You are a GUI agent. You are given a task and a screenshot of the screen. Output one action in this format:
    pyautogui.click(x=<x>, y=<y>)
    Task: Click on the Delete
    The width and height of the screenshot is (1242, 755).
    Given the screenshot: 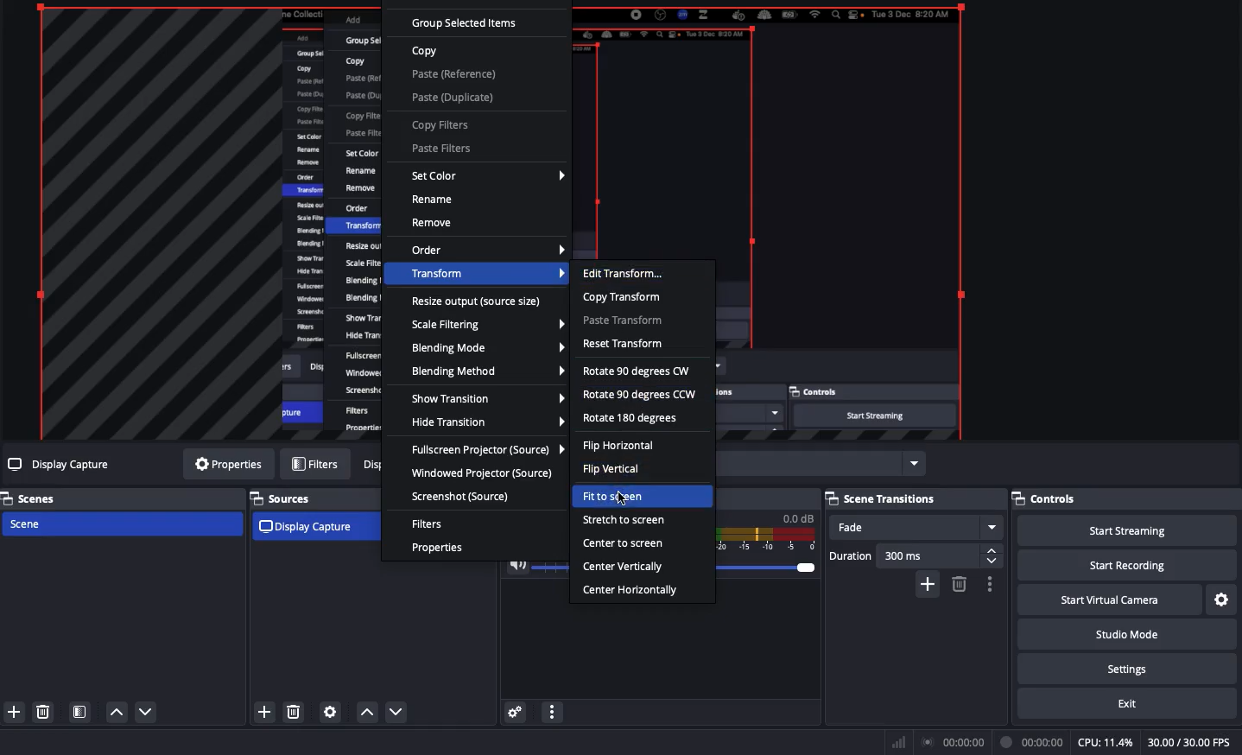 What is the action you would take?
    pyautogui.click(x=43, y=713)
    